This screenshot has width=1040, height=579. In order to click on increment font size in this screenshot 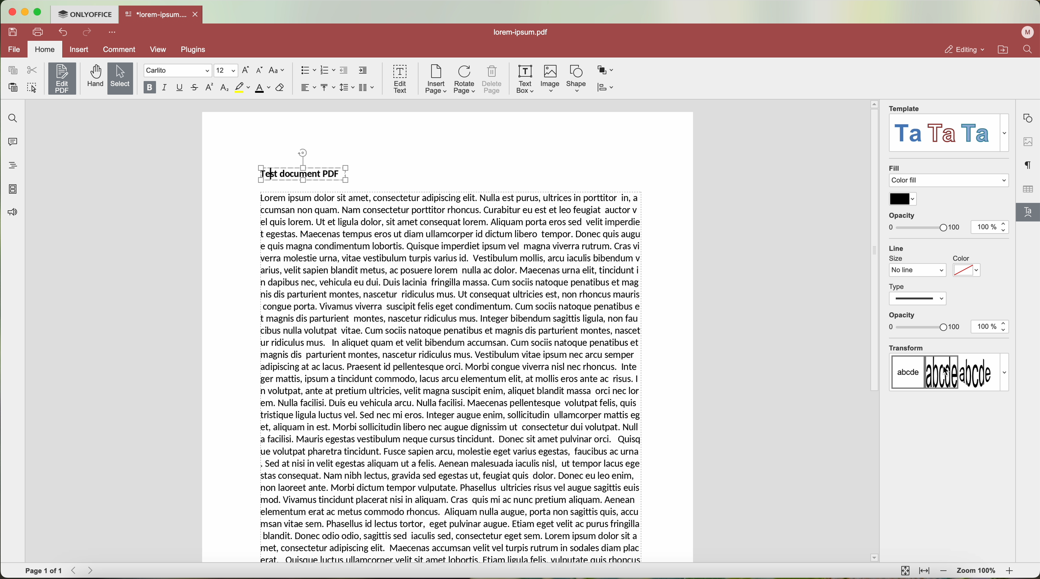, I will do `click(246, 70)`.